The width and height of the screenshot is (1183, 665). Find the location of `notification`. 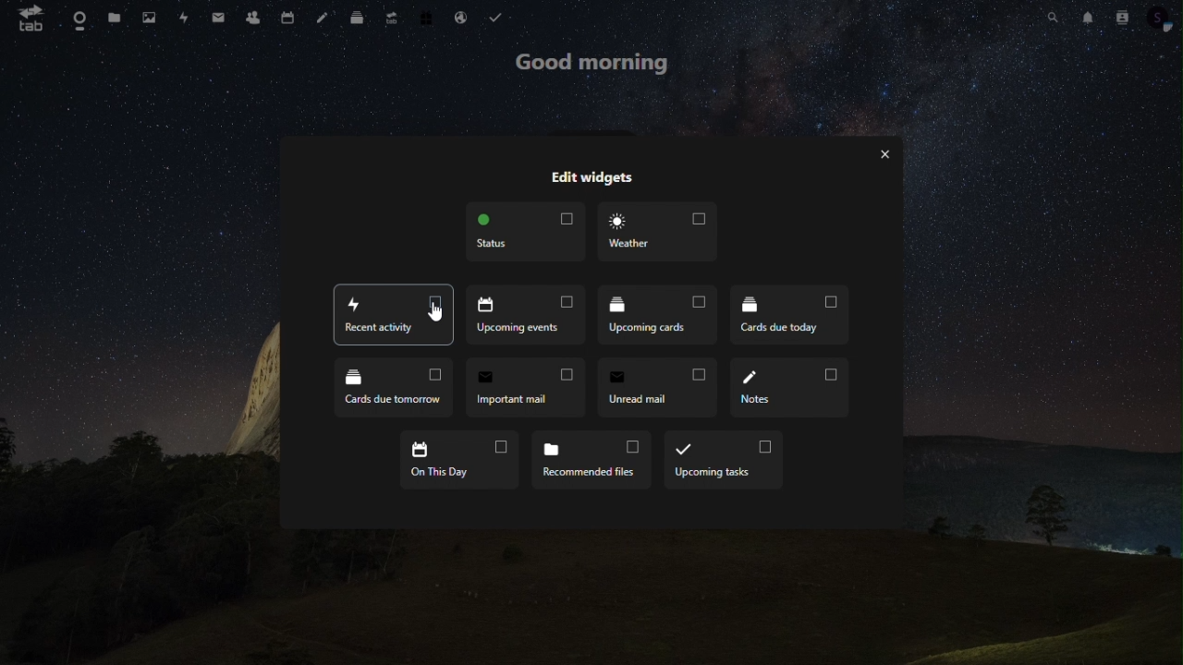

notification is located at coordinates (1086, 17).